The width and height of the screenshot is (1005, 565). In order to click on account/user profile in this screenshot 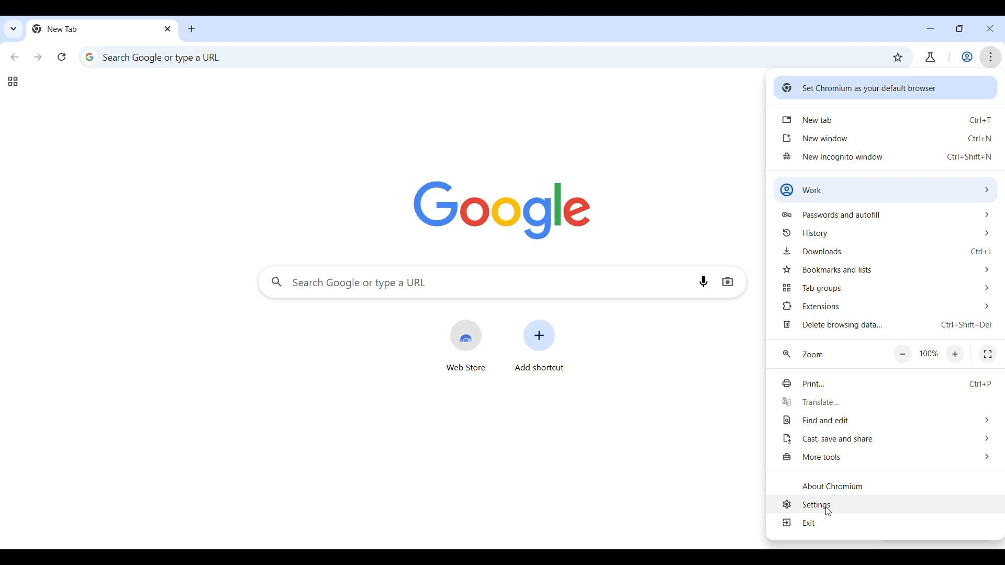, I will do `click(930, 58)`.